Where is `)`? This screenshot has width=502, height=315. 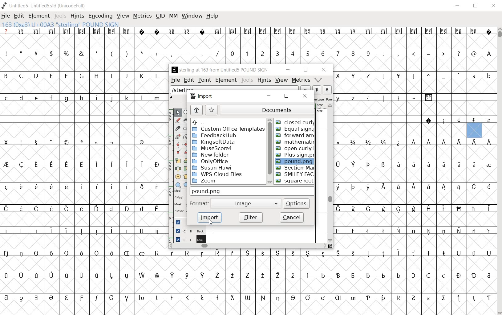 ) is located at coordinates (128, 53).